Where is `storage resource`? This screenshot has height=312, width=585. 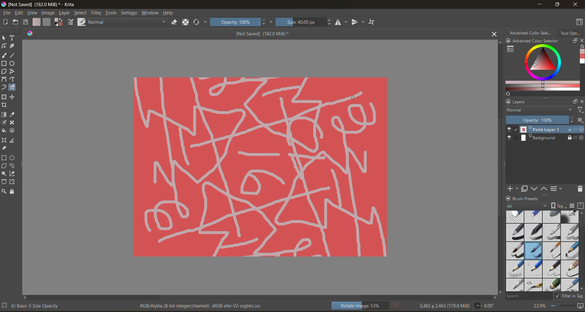 storage resource is located at coordinates (580, 206).